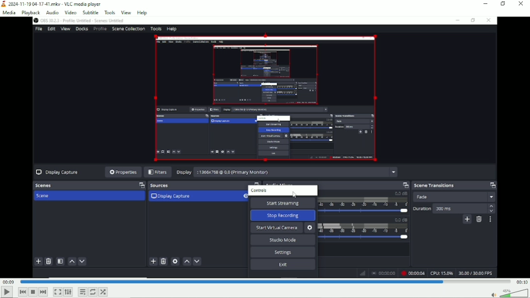 Image resolution: width=530 pixels, height=298 pixels. Describe the element at coordinates (7, 292) in the screenshot. I see `Play` at that location.